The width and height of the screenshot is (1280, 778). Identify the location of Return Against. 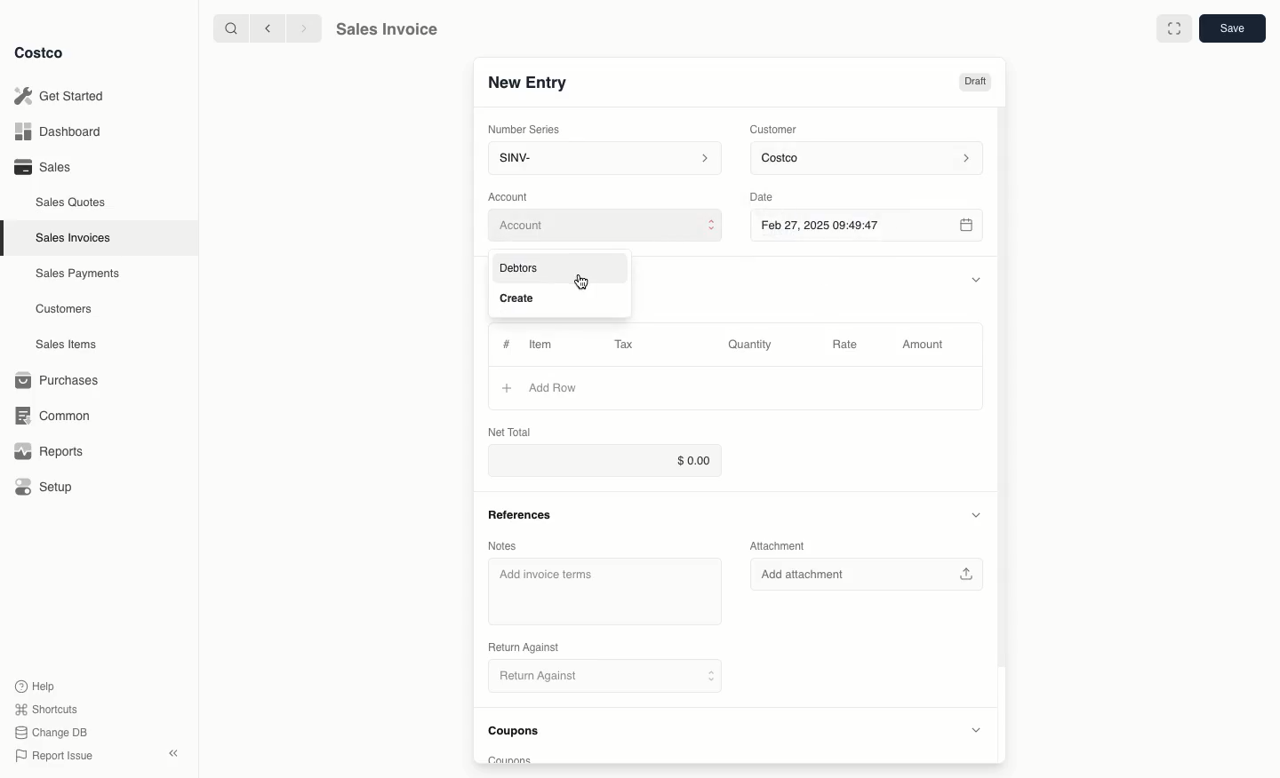
(596, 677).